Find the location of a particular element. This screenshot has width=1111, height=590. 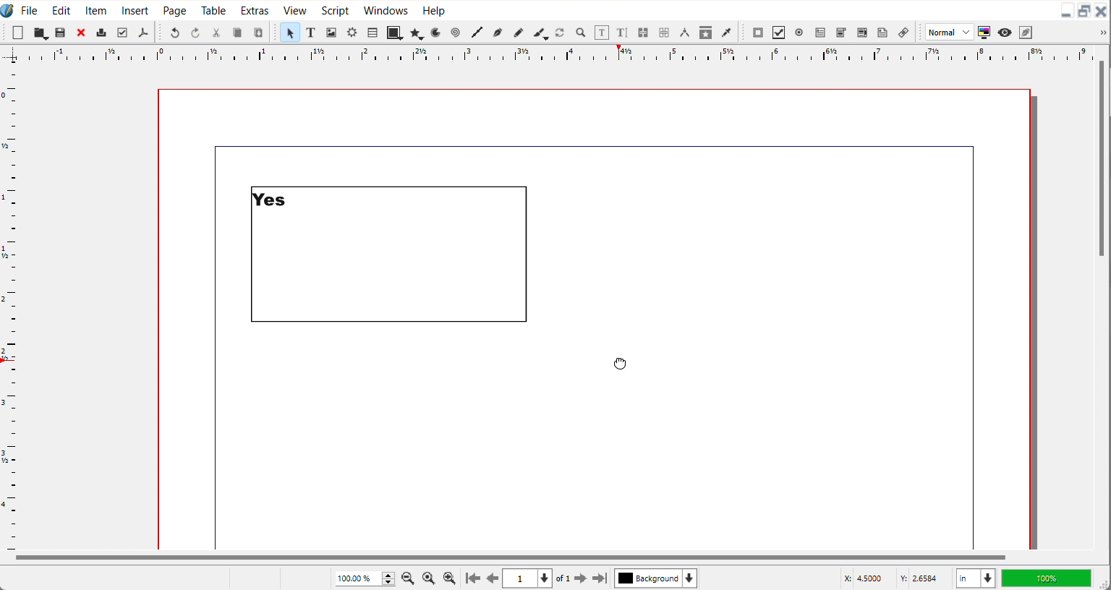

Select current page is located at coordinates (527, 578).